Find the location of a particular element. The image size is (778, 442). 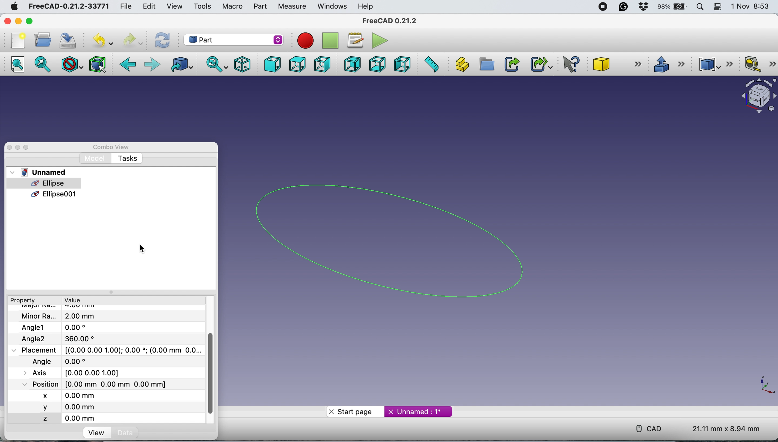

object interface is located at coordinates (754, 94).